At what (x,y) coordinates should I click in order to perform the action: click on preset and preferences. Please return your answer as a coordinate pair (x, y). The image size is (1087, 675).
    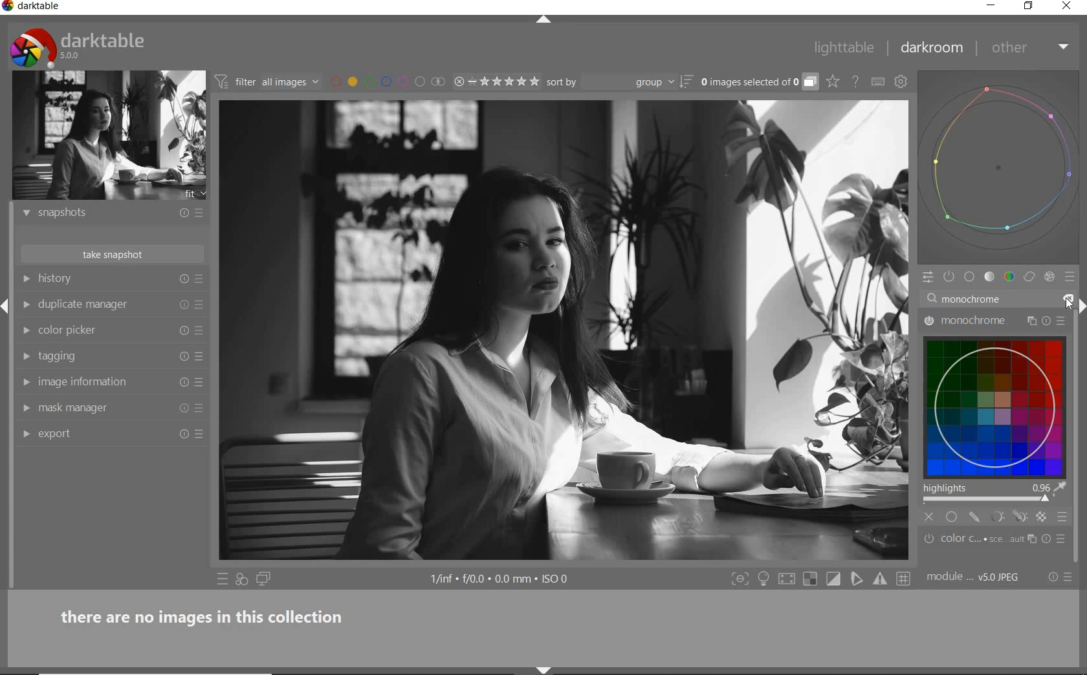
    Looking at the image, I should click on (200, 305).